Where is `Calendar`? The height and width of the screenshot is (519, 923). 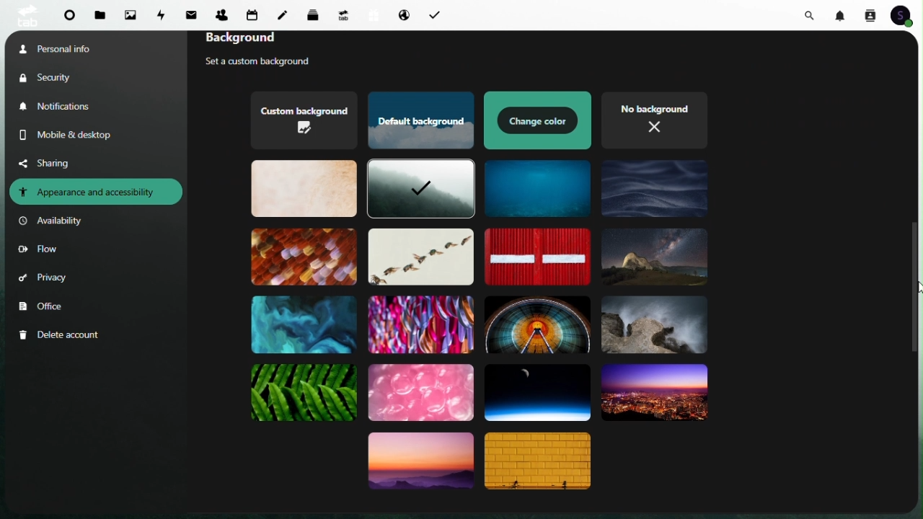
Calendar is located at coordinates (252, 14).